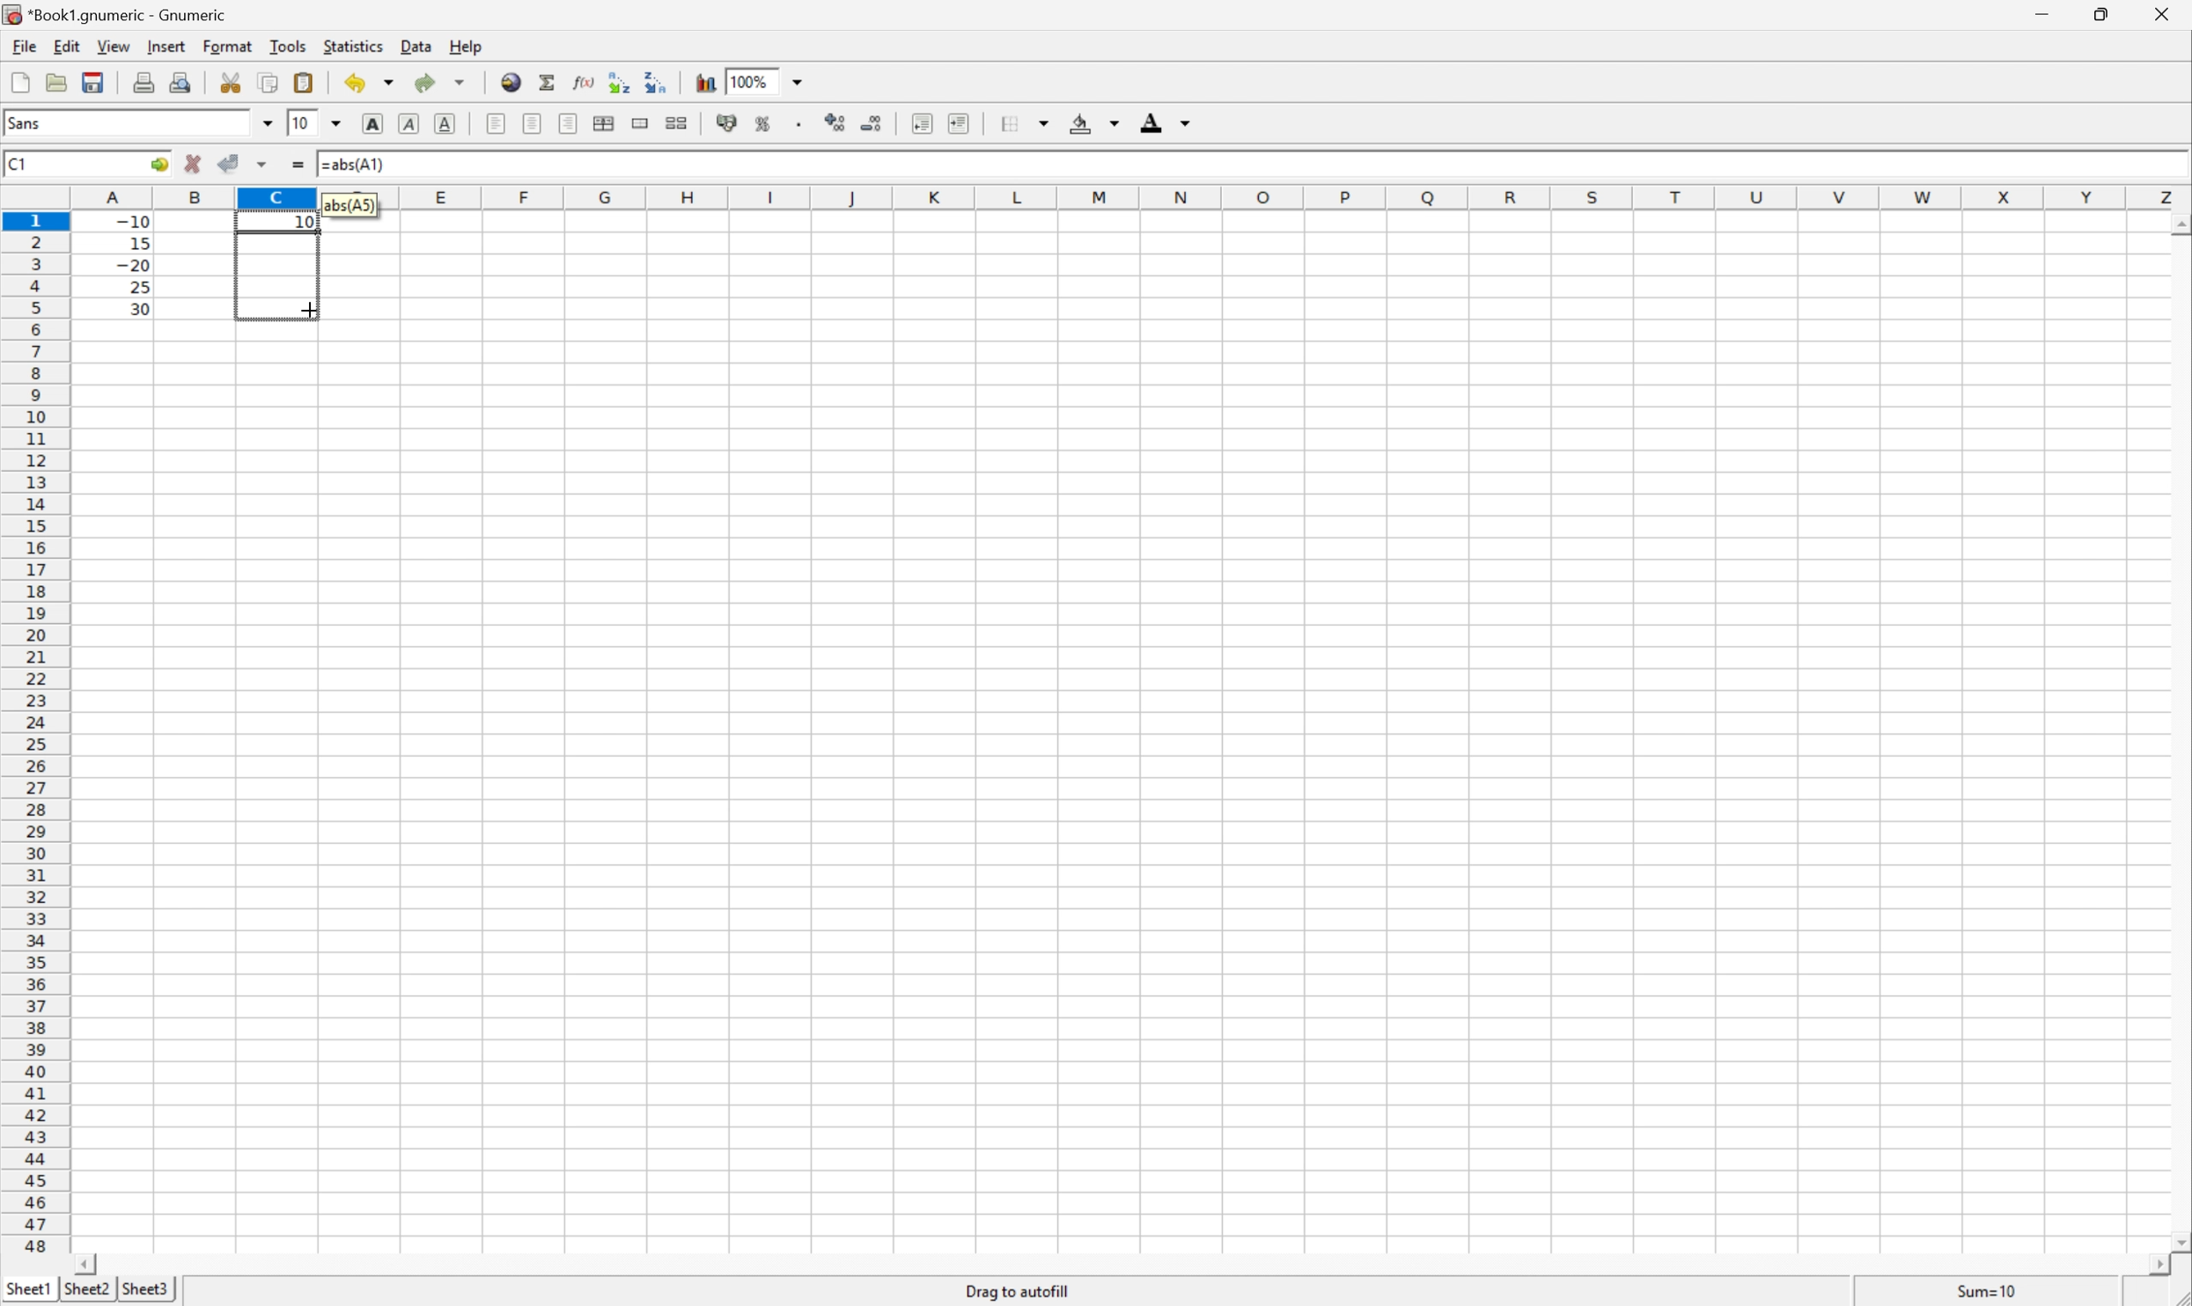 The height and width of the screenshot is (1306, 2192). I want to click on Sort the selected region in ascending order based on the first column selected, so click(615, 81).